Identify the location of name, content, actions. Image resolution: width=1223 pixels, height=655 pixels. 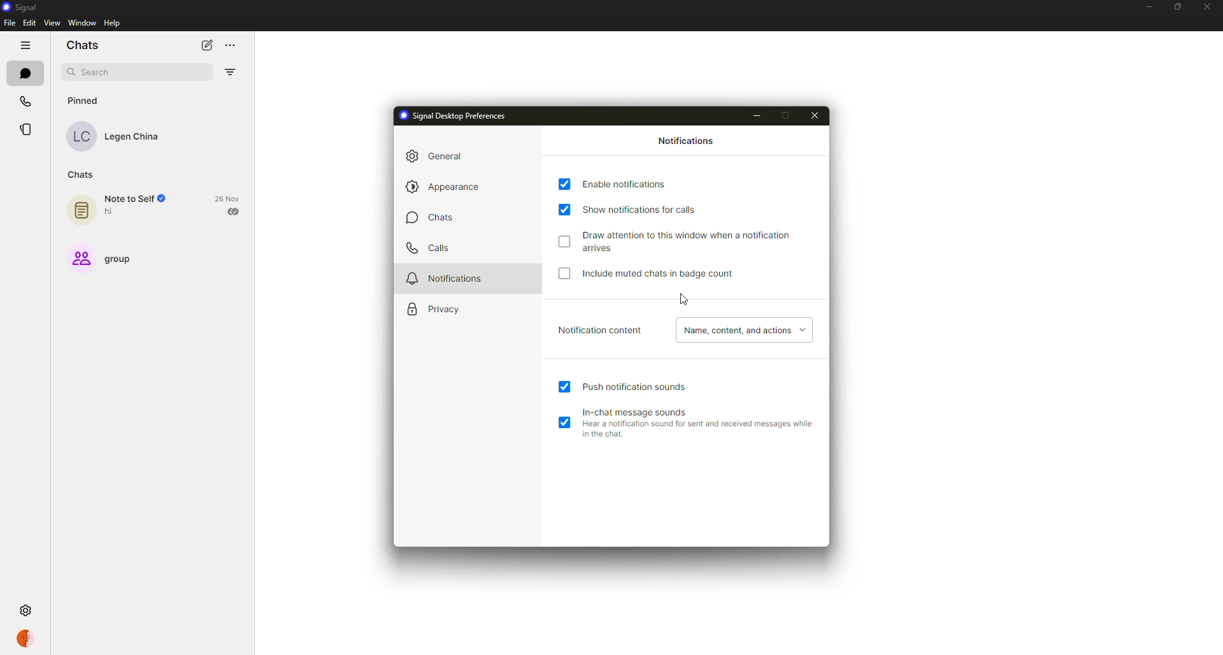
(742, 330).